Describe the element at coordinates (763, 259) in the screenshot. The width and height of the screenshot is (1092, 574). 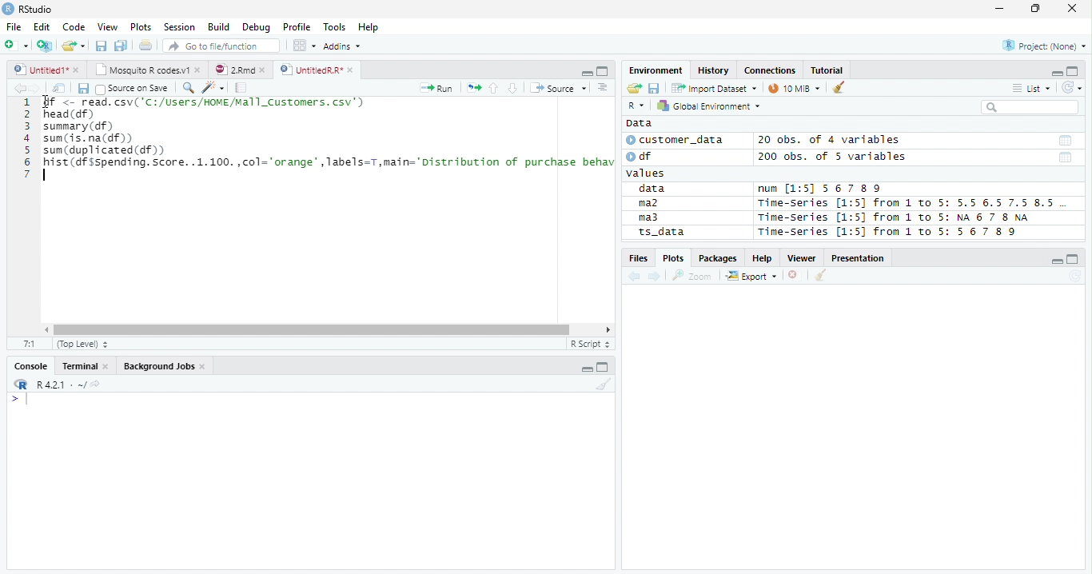
I see `Help` at that location.